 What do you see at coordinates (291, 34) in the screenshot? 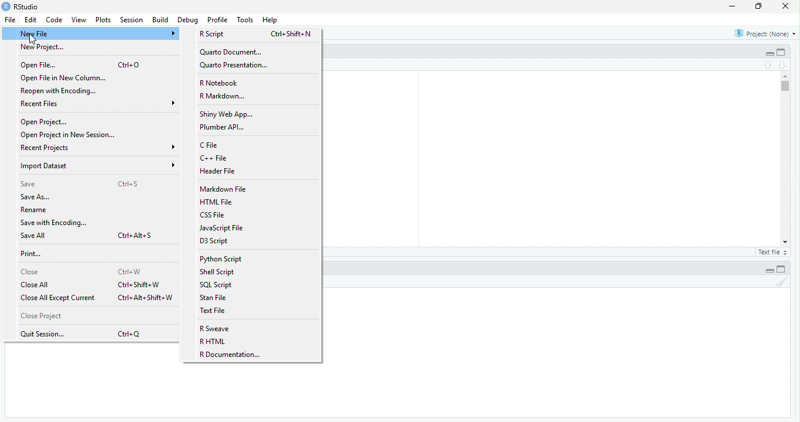
I see `Ctrl+Shift+N` at bounding box center [291, 34].